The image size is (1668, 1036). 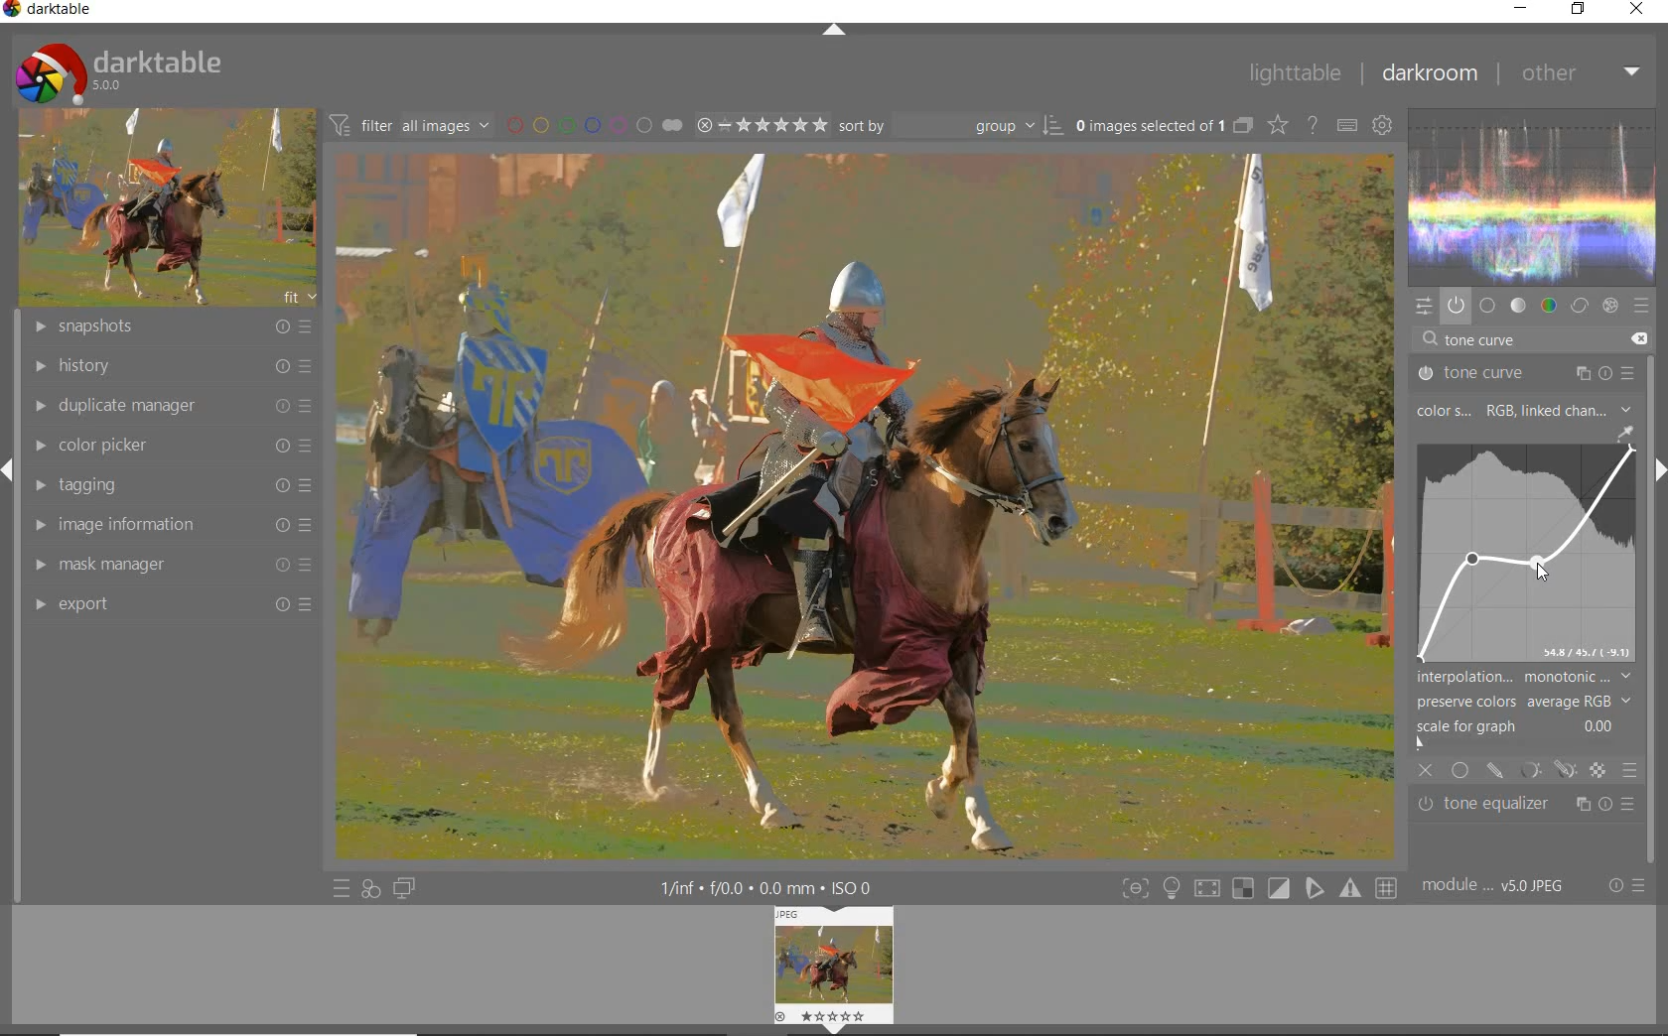 I want to click on change type of overlays, so click(x=1280, y=127).